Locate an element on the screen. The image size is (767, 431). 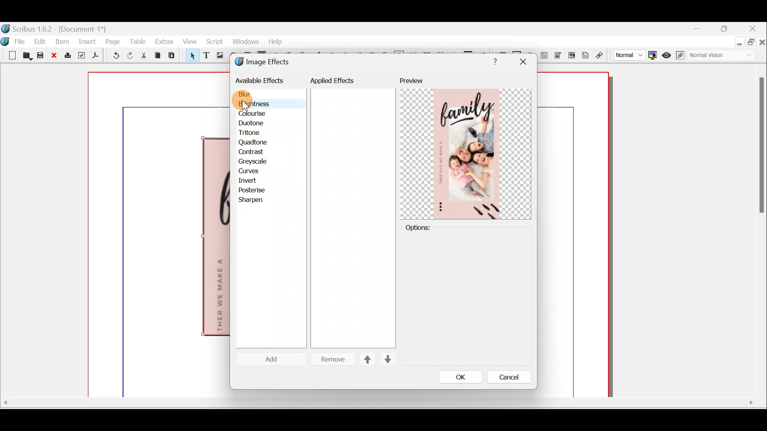
Open is located at coordinates (27, 57).